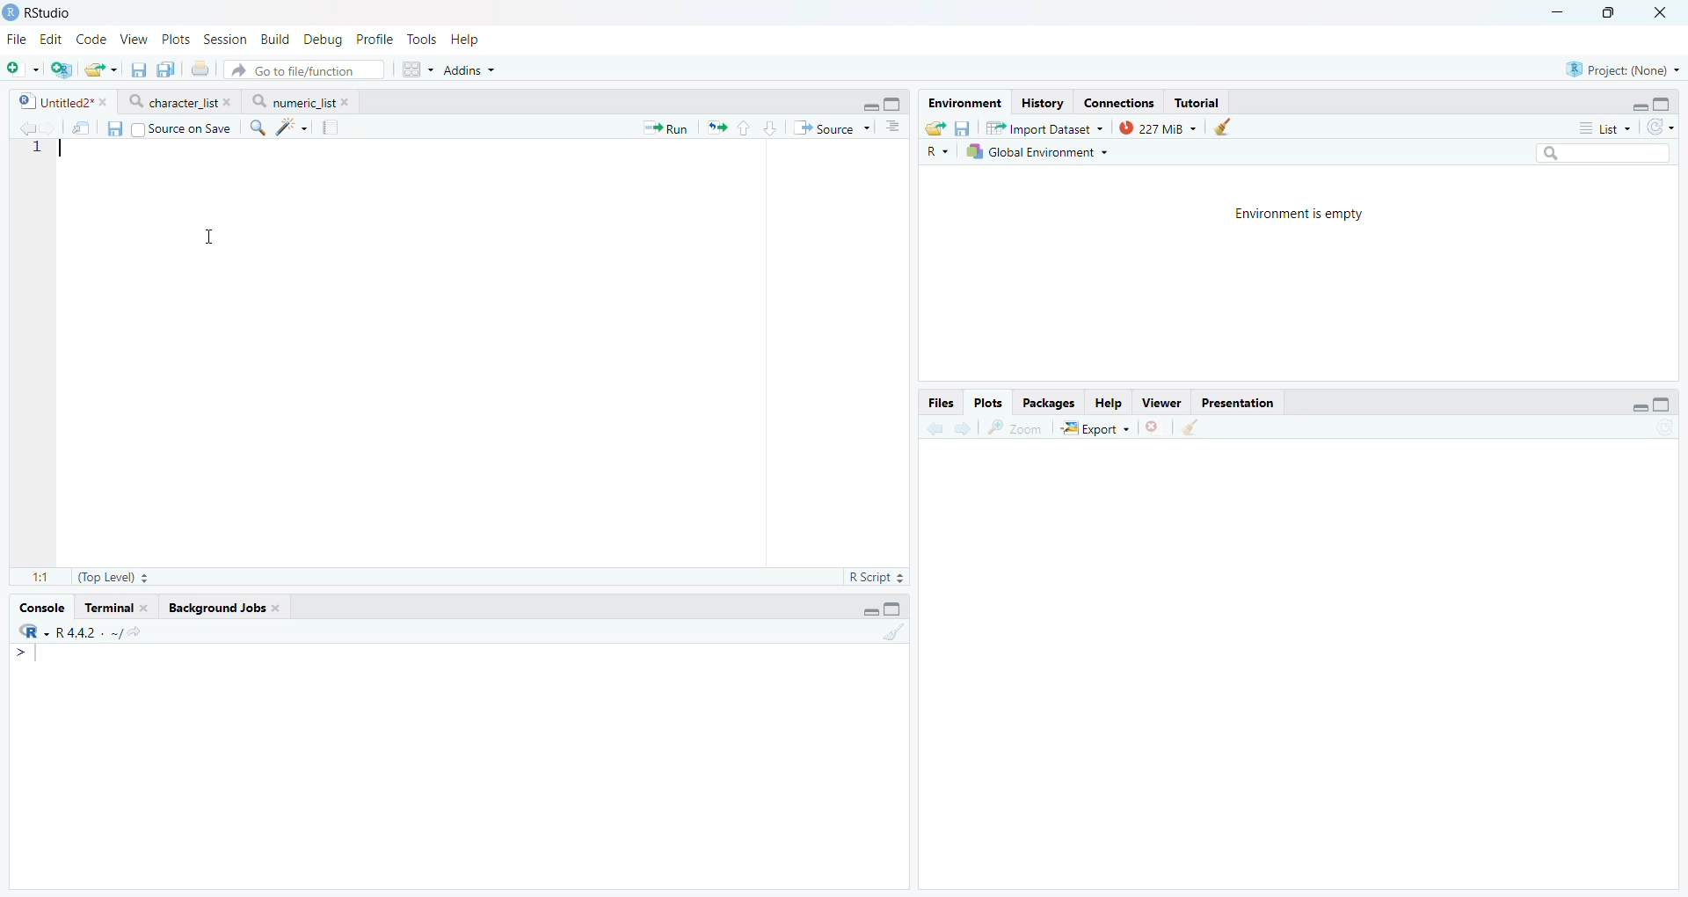 This screenshot has width=1688, height=897. What do you see at coordinates (137, 70) in the screenshot?
I see `Save current file` at bounding box center [137, 70].